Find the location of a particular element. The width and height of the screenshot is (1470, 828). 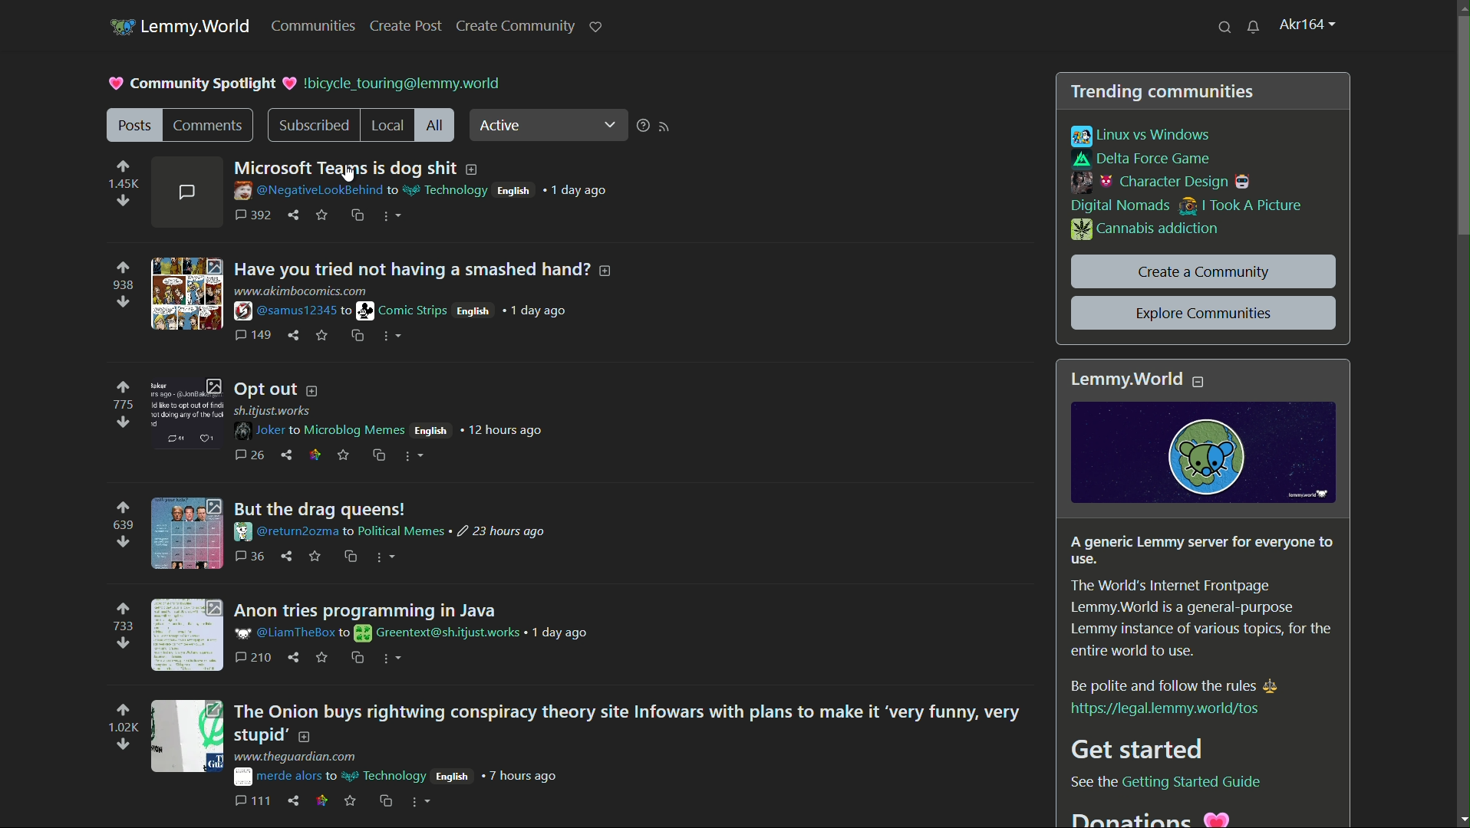

more is located at coordinates (394, 336).